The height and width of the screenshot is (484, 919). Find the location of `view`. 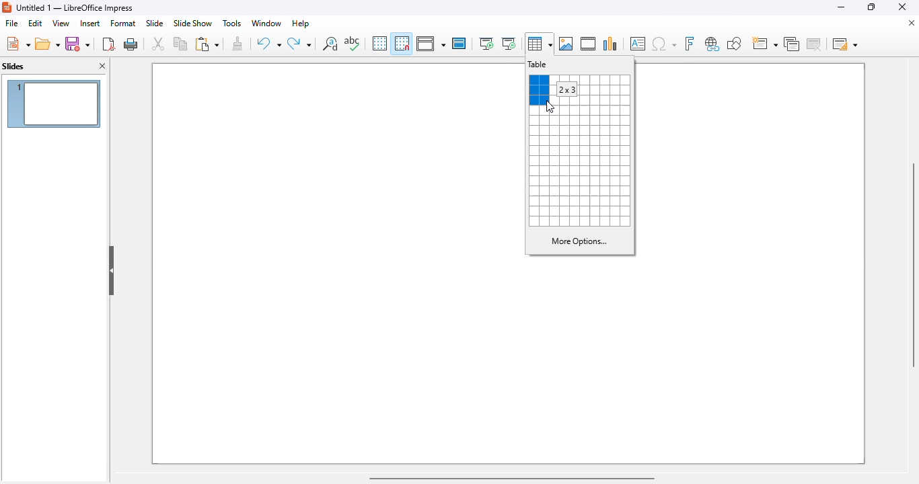

view is located at coordinates (431, 44).